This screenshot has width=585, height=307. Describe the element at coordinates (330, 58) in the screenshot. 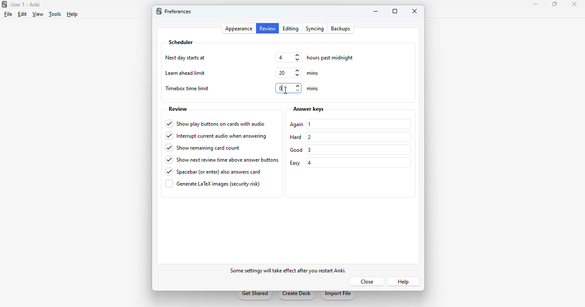

I see `hours past midnight` at that location.